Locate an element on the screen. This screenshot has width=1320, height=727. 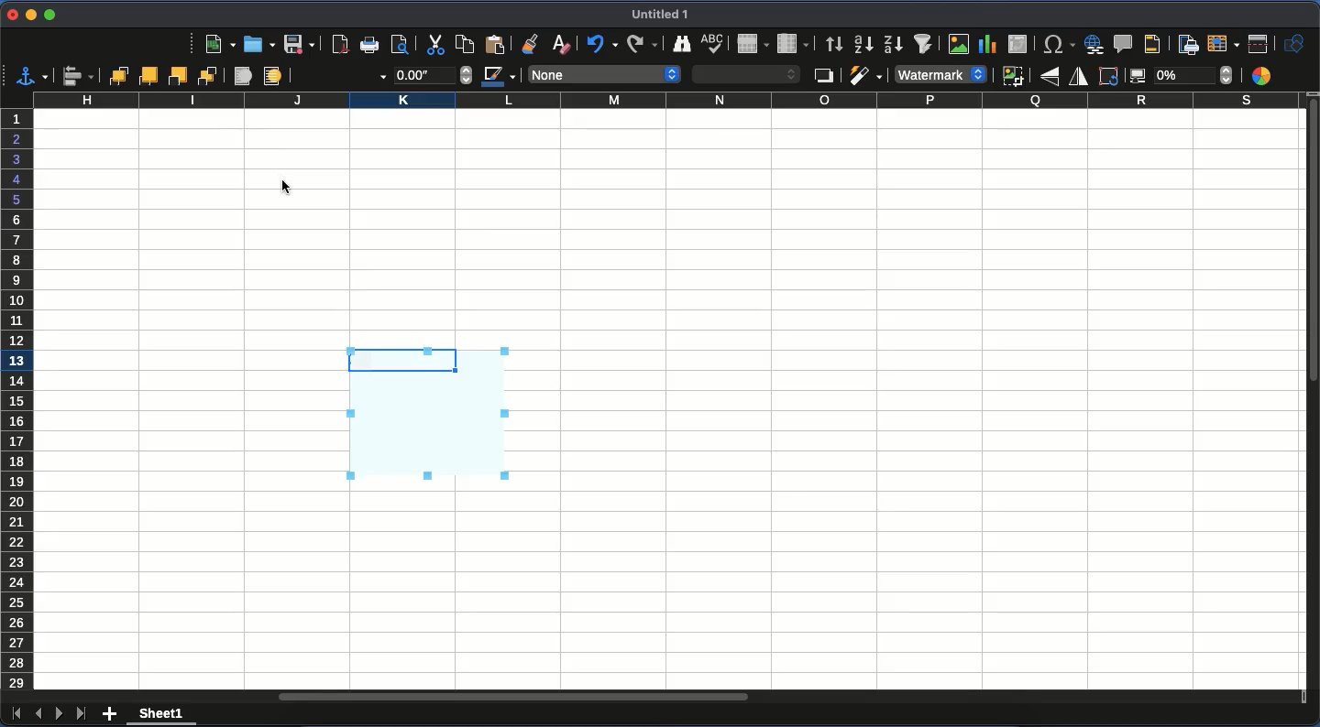
redo is located at coordinates (638, 43).